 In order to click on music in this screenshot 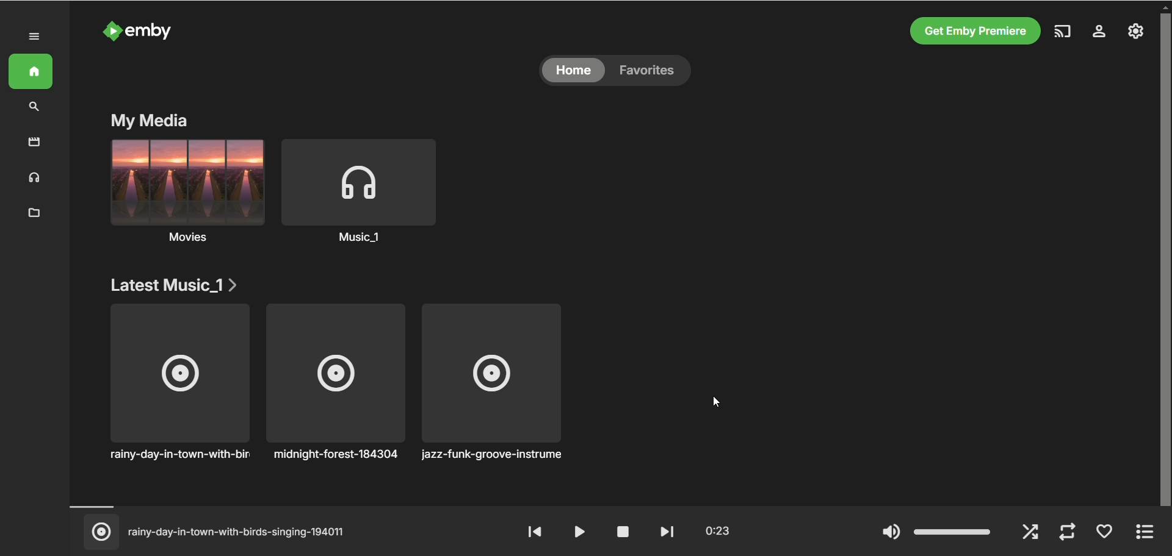, I will do `click(34, 176)`.